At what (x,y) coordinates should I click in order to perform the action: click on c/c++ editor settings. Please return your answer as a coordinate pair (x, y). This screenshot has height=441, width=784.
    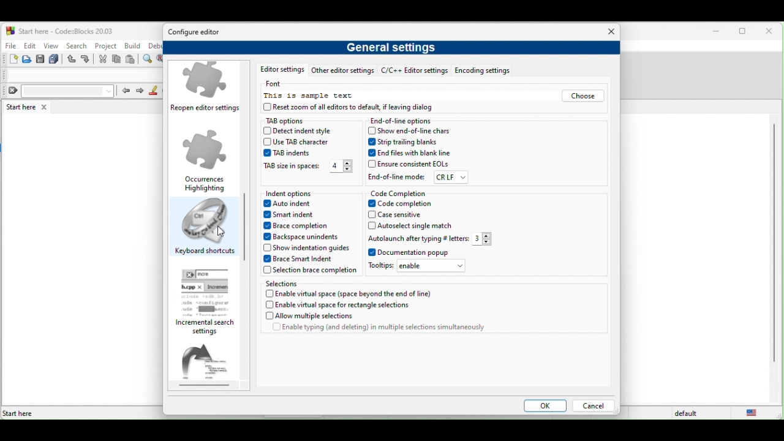
    Looking at the image, I should click on (414, 72).